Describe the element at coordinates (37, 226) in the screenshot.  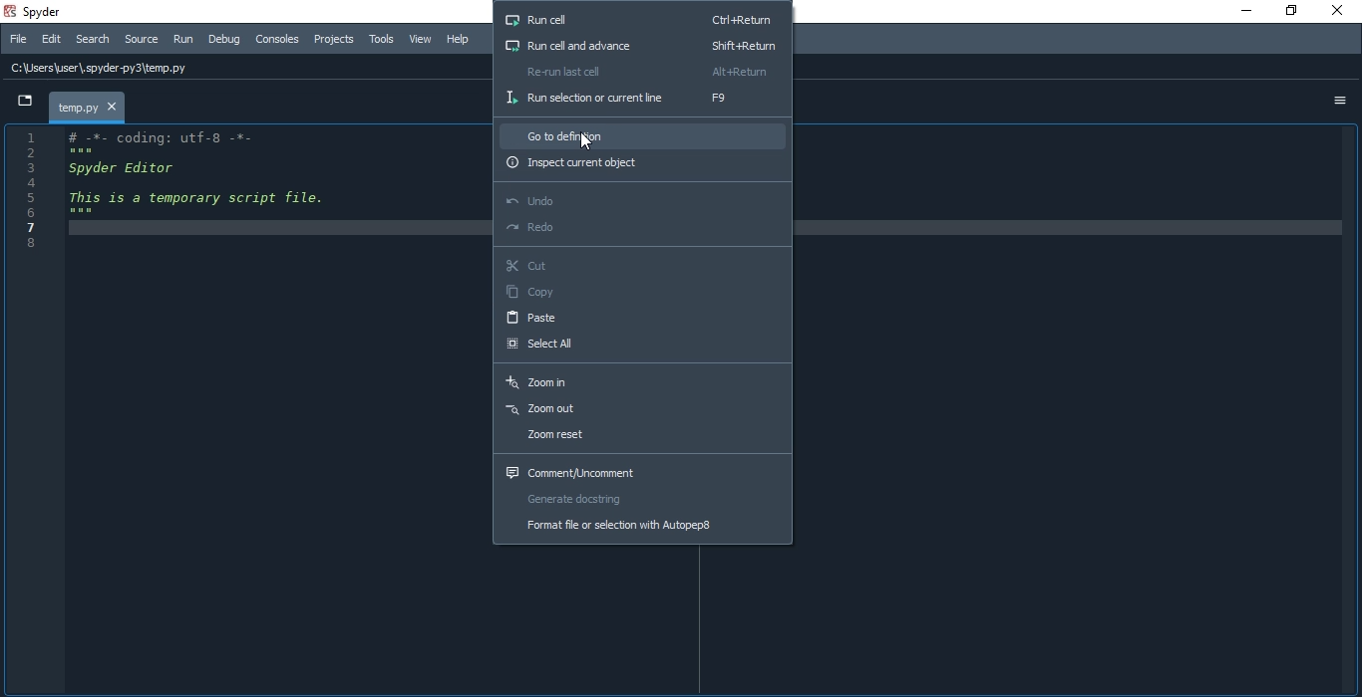
I see `7` at that location.